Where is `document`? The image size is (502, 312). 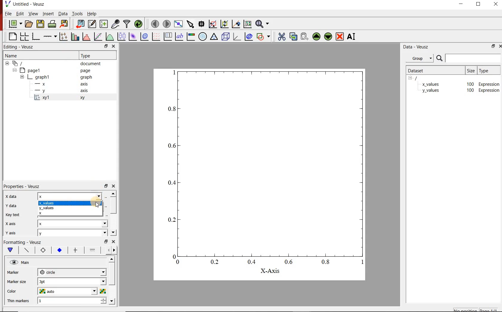 document is located at coordinates (90, 64).